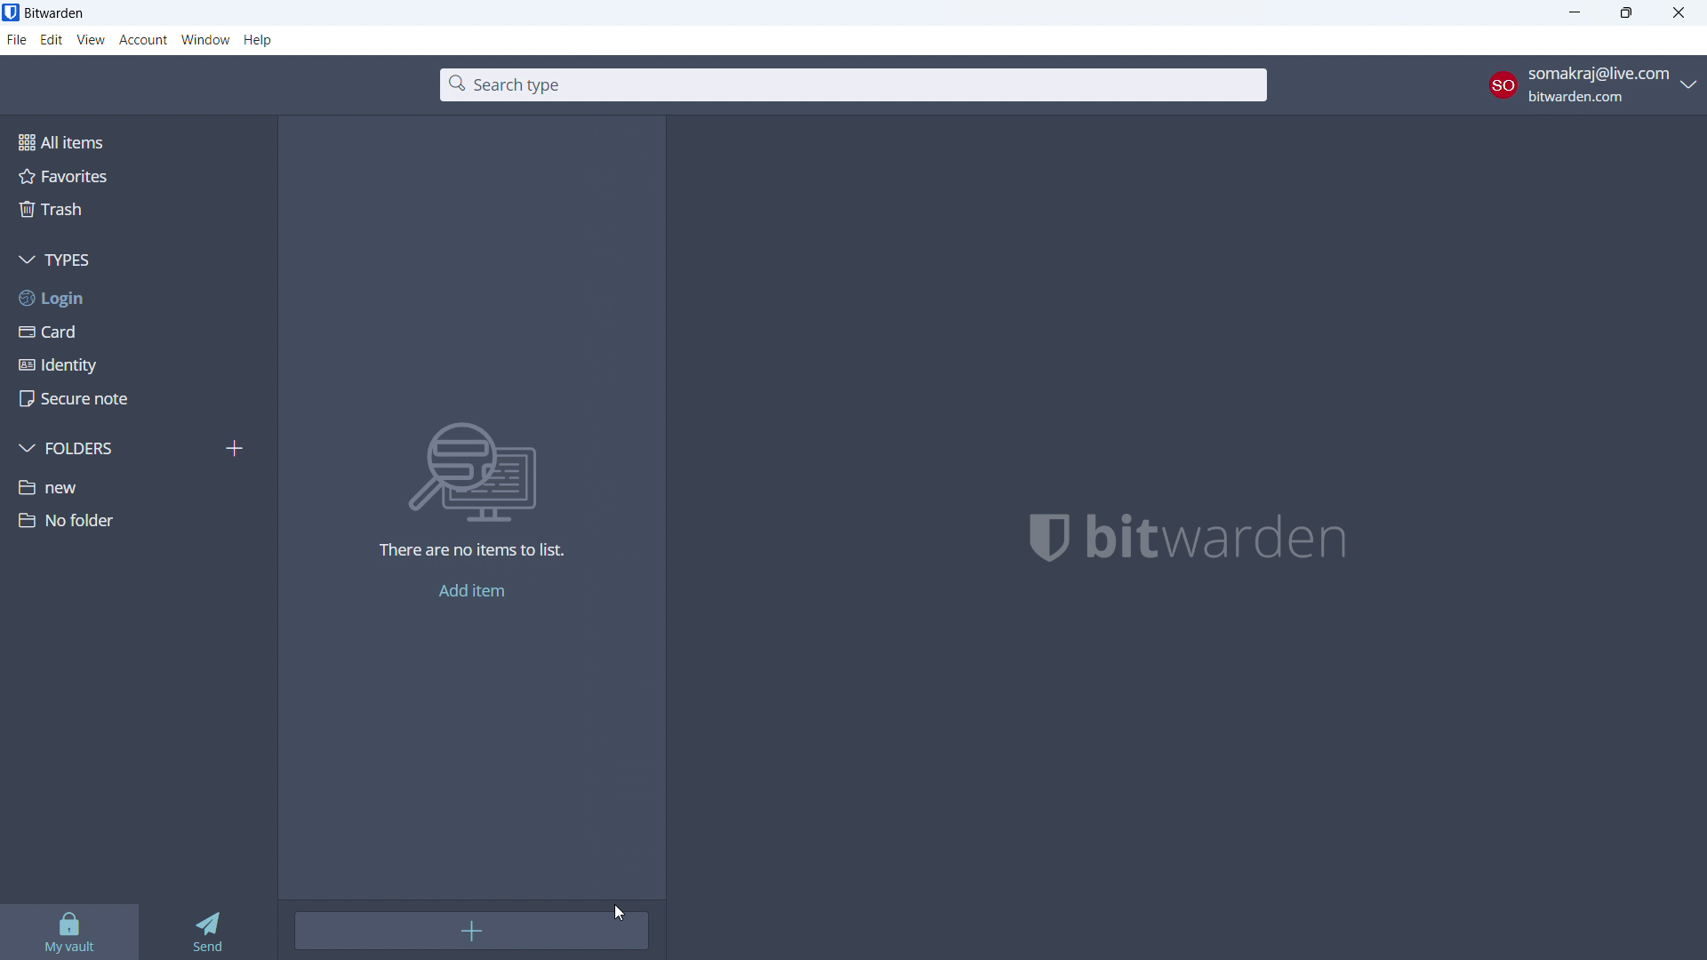 Image resolution: width=1707 pixels, height=960 pixels. What do you see at coordinates (259, 41) in the screenshot?
I see `help` at bounding box center [259, 41].